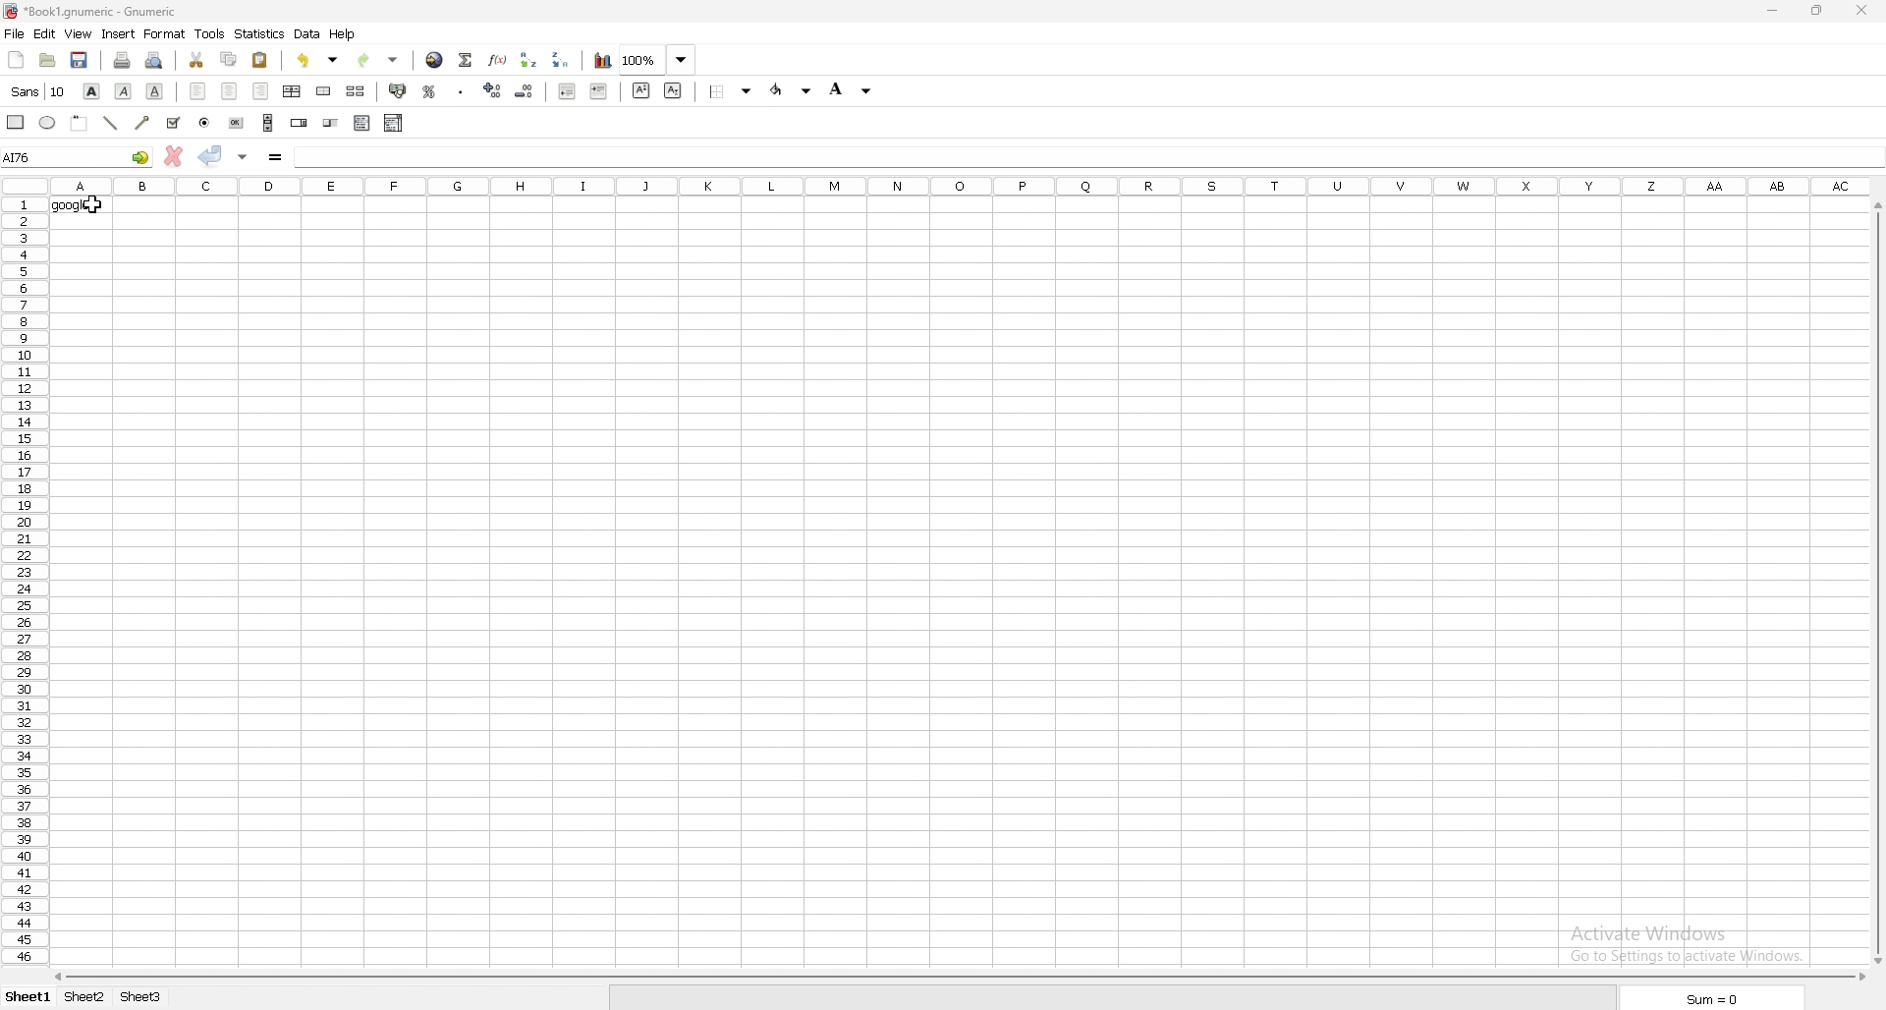  I want to click on cancel change, so click(174, 156).